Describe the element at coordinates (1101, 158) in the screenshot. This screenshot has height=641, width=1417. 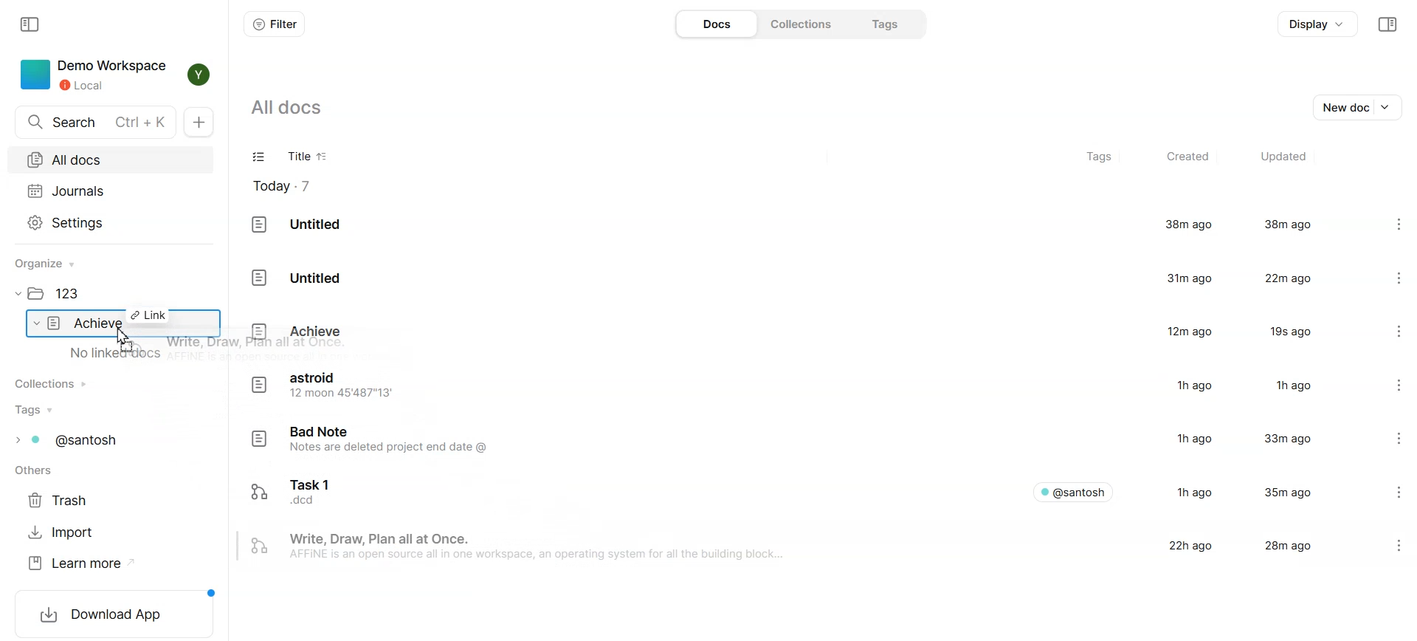
I see `Tags` at that location.